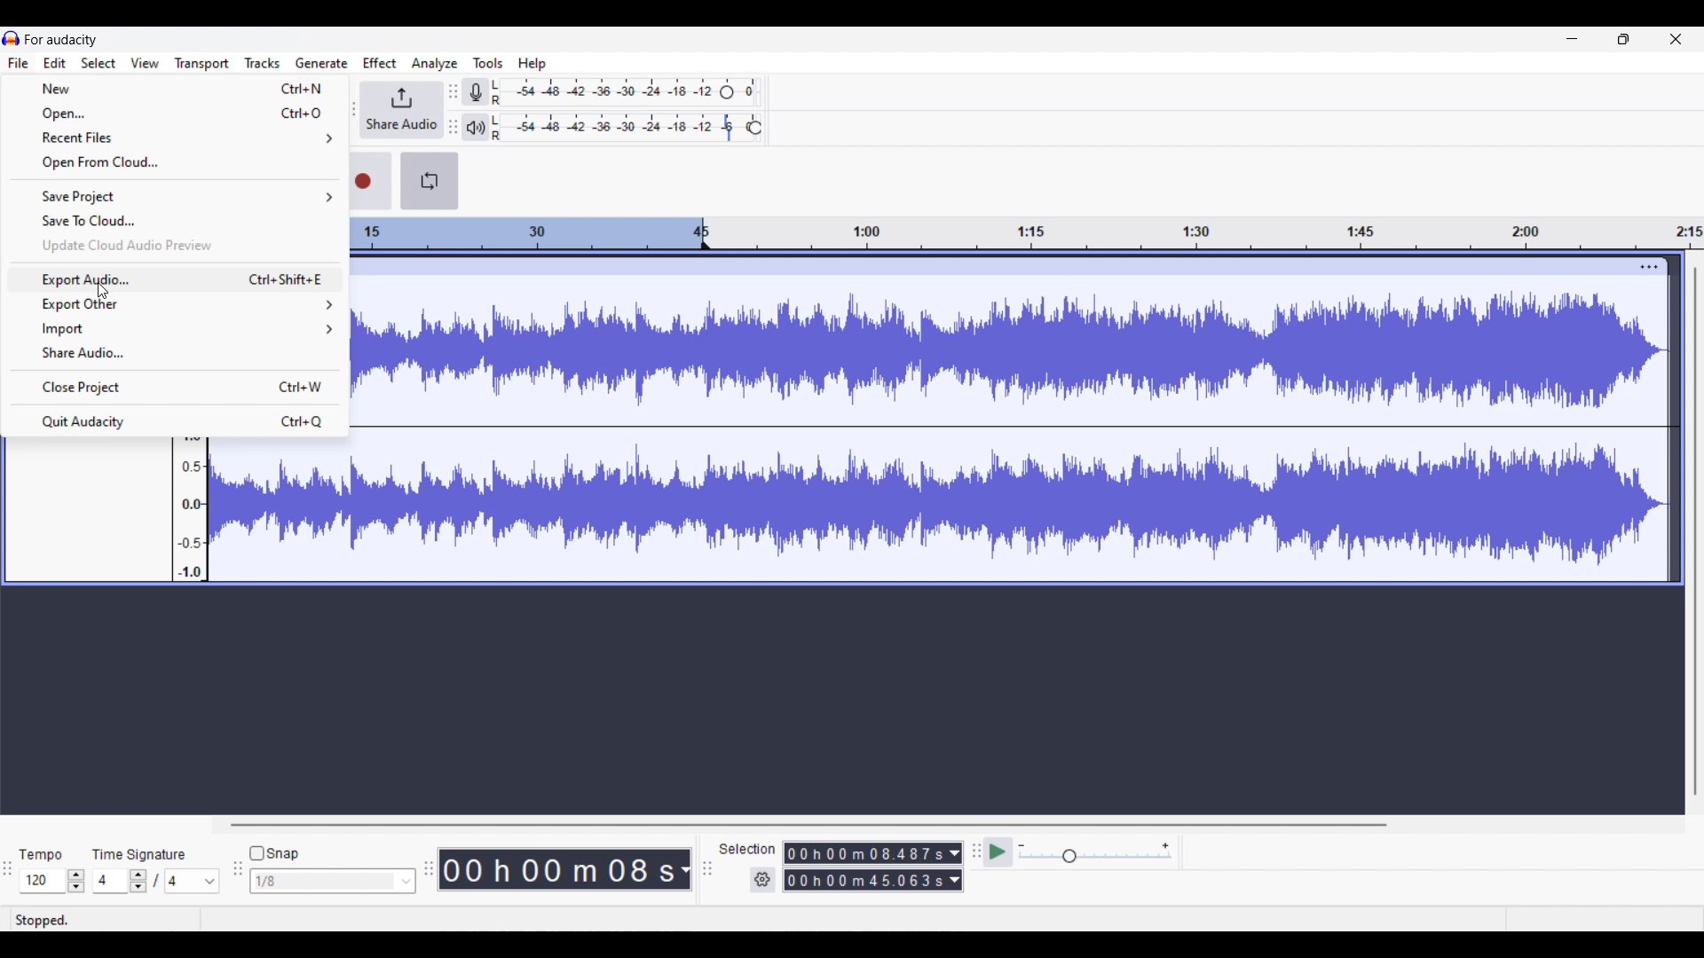 The height and width of the screenshot is (958, 1704). Describe the element at coordinates (104, 290) in the screenshot. I see `Cursor` at that location.